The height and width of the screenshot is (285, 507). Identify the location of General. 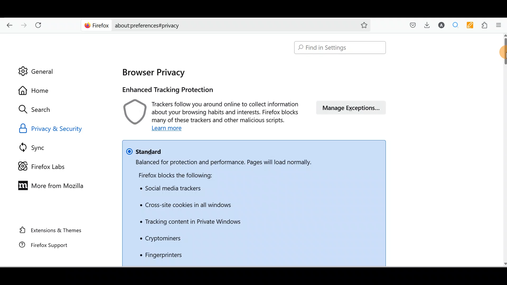
(39, 70).